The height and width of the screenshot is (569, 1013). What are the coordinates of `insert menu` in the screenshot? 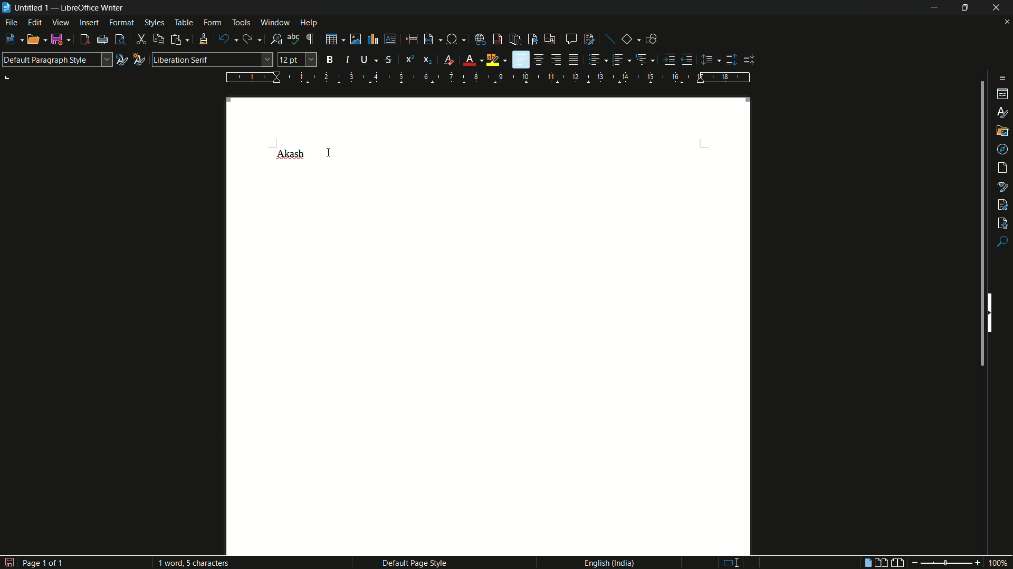 It's located at (89, 22).